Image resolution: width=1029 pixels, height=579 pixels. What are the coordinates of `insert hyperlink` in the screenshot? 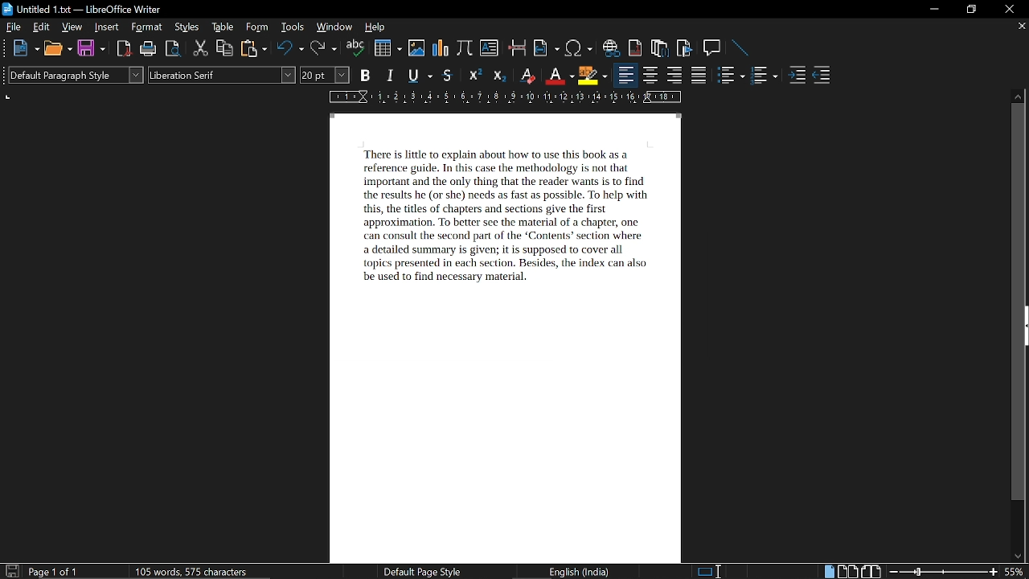 It's located at (612, 48).